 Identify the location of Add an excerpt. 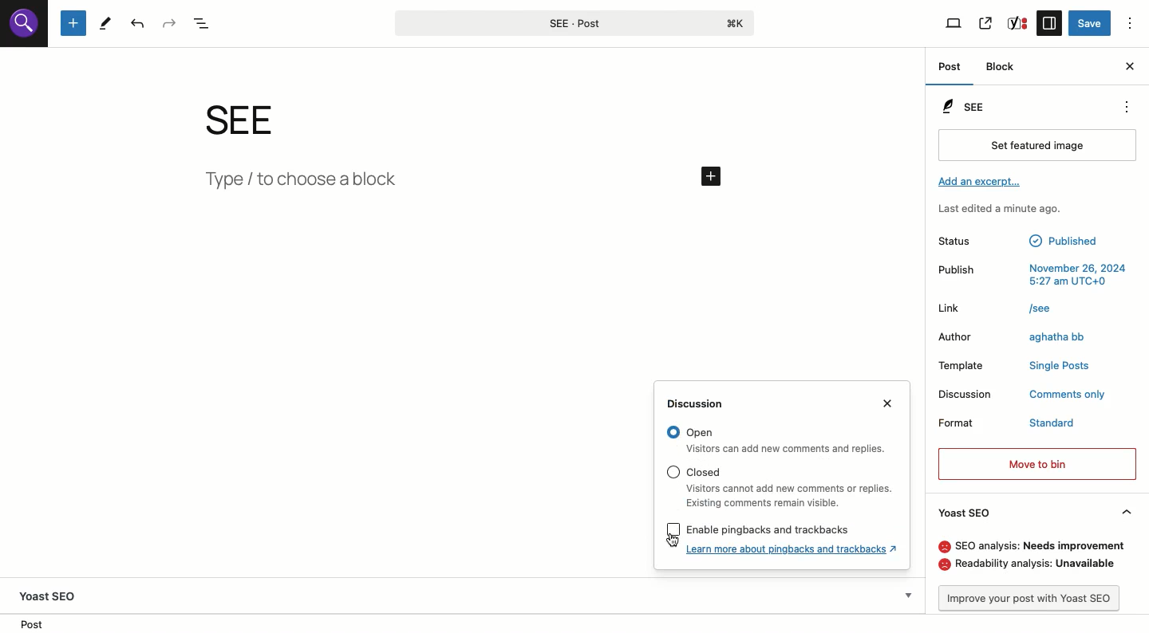
(982, 182).